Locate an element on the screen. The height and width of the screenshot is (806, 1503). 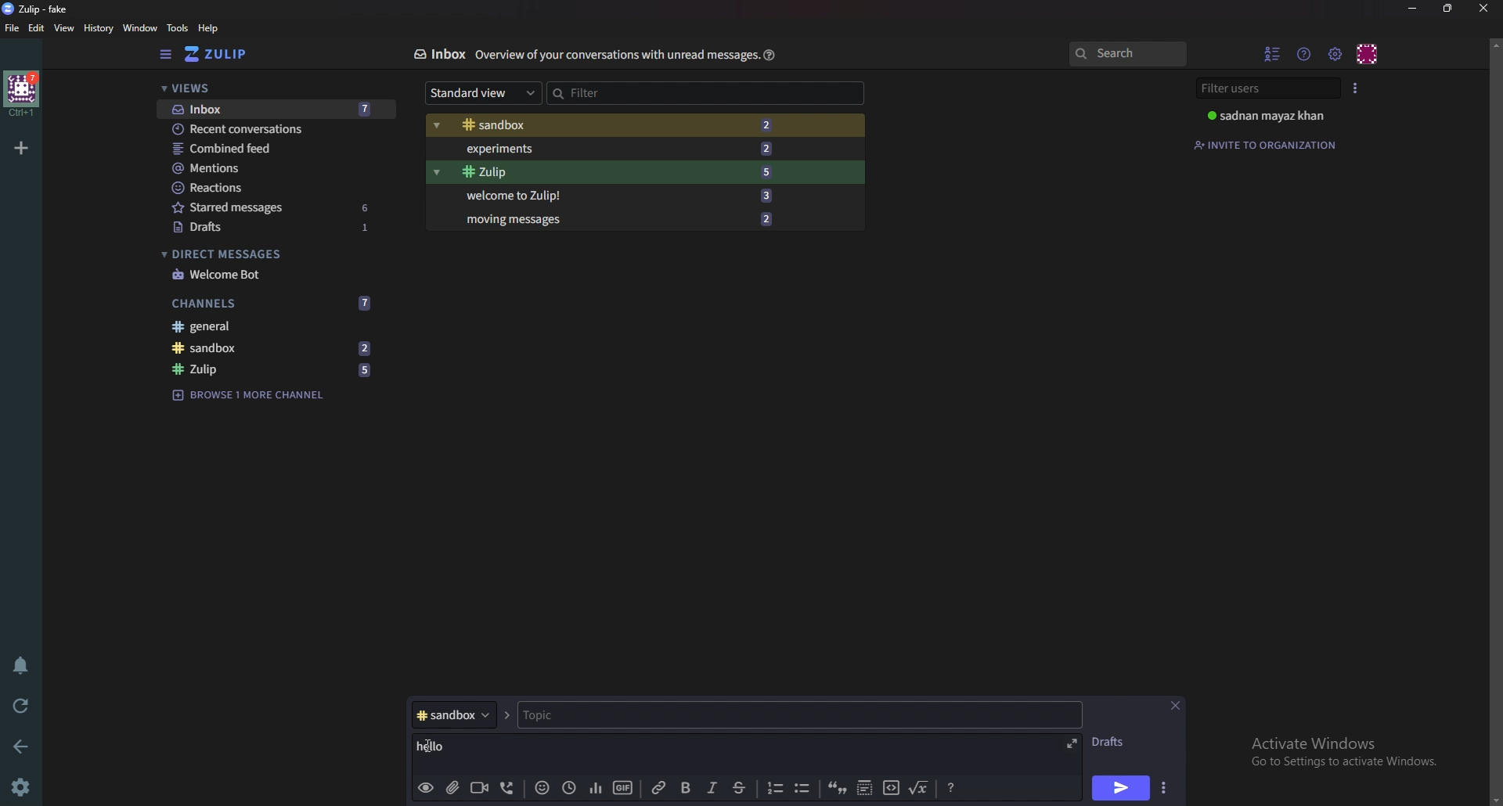
scroll bar is located at coordinates (1495, 420).